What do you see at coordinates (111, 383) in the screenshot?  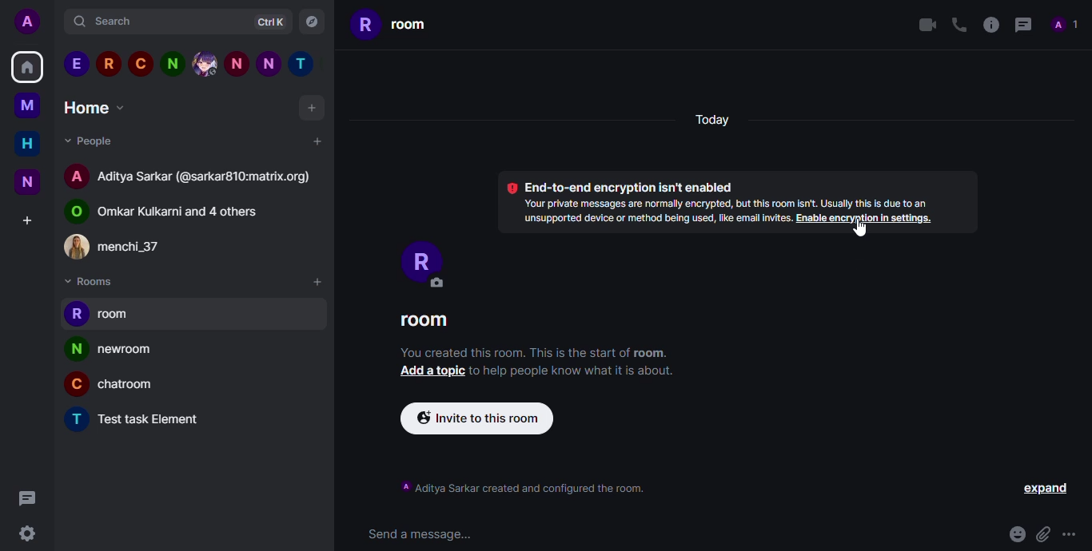 I see `chatroom` at bounding box center [111, 383].